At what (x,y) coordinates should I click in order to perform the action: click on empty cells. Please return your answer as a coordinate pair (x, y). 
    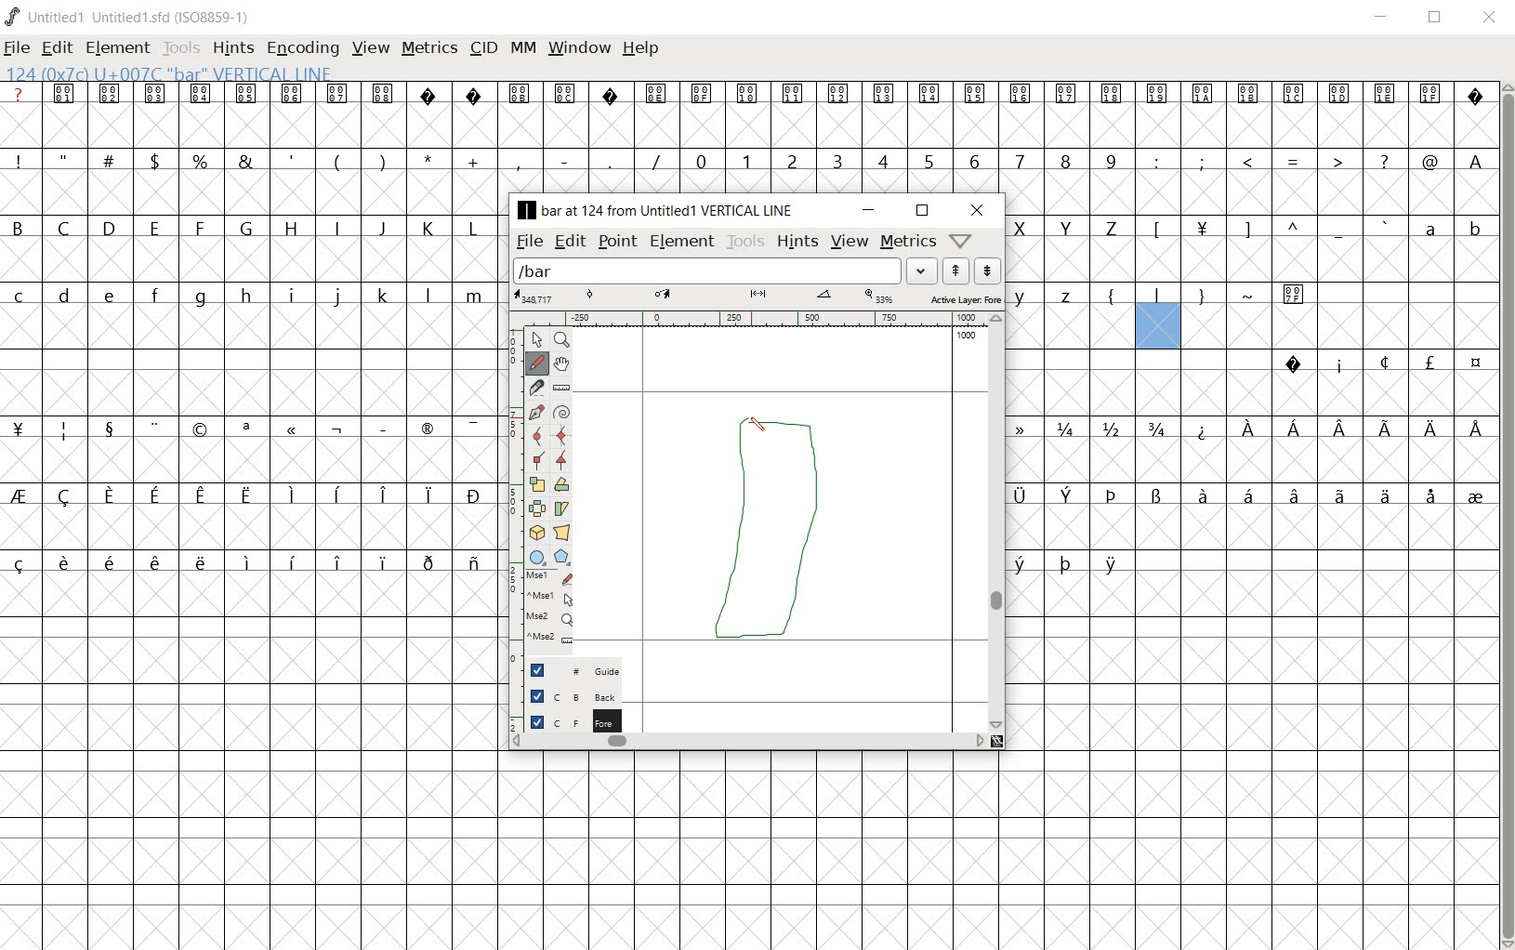
    Looking at the image, I should click on (1255, 328).